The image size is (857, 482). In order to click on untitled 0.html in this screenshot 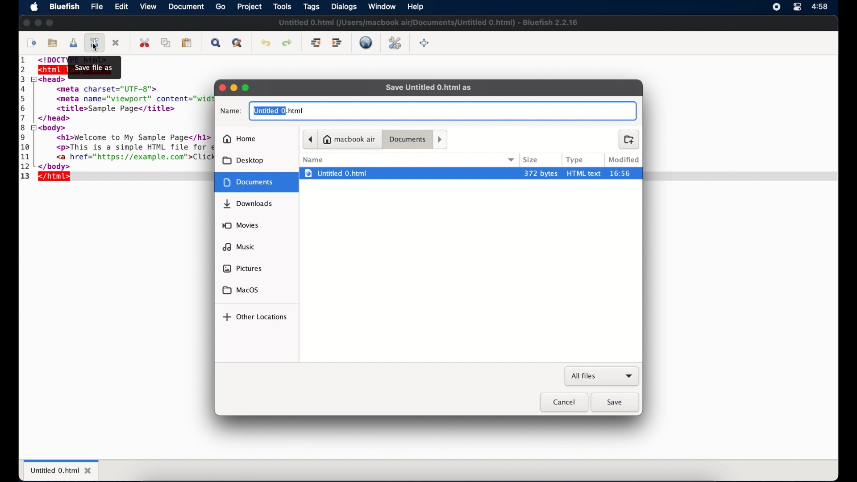, I will do `click(408, 173)`.